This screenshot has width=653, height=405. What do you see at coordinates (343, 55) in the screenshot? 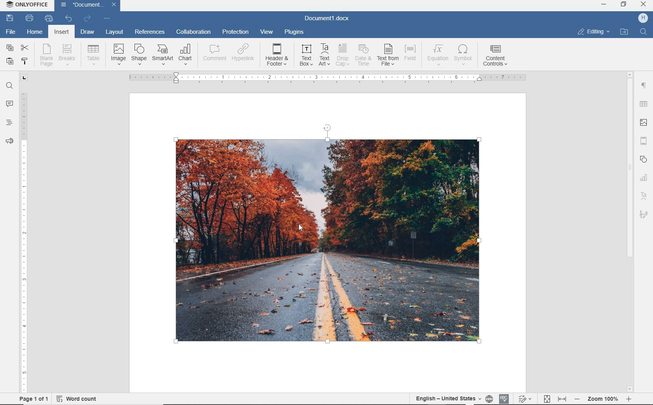
I see `drop cap` at bounding box center [343, 55].